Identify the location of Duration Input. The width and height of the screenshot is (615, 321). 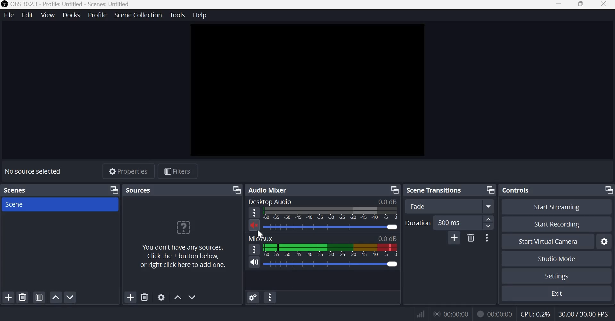
(463, 222).